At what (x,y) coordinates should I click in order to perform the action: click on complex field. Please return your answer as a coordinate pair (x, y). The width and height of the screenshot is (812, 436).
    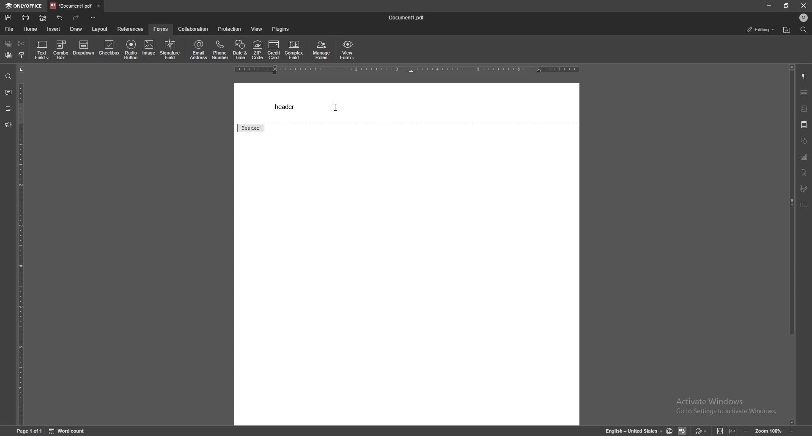
    Looking at the image, I should click on (294, 51).